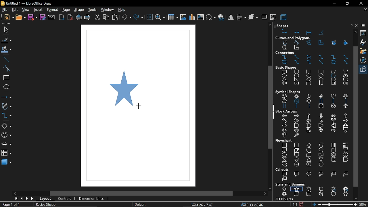  I want to click on help , so click(351, 26).